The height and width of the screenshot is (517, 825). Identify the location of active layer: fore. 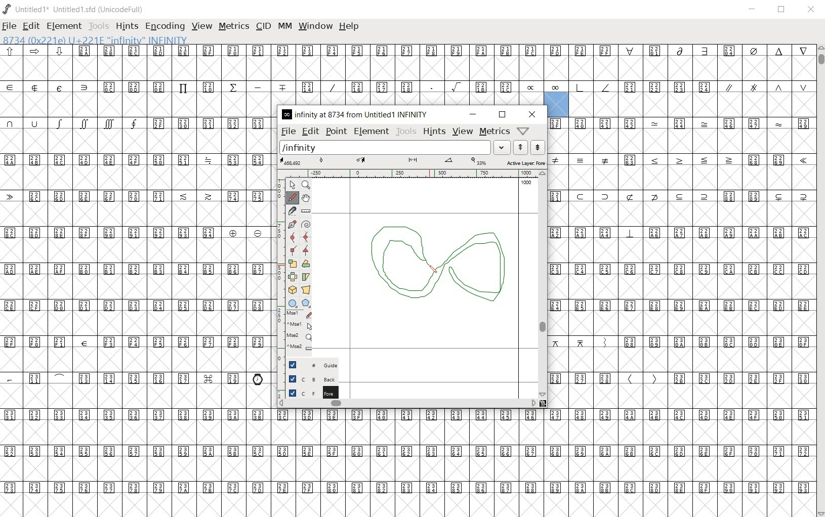
(412, 162).